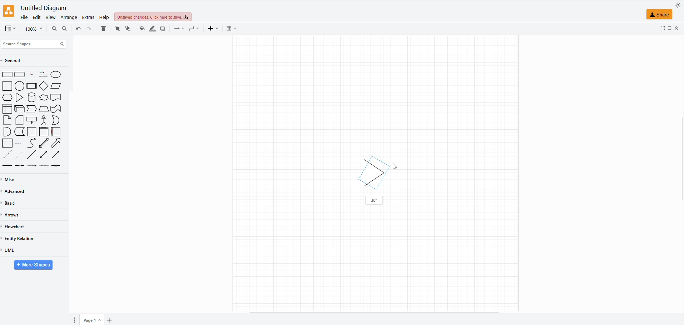 The image size is (684, 325). I want to click on Parallelogram, so click(57, 86).